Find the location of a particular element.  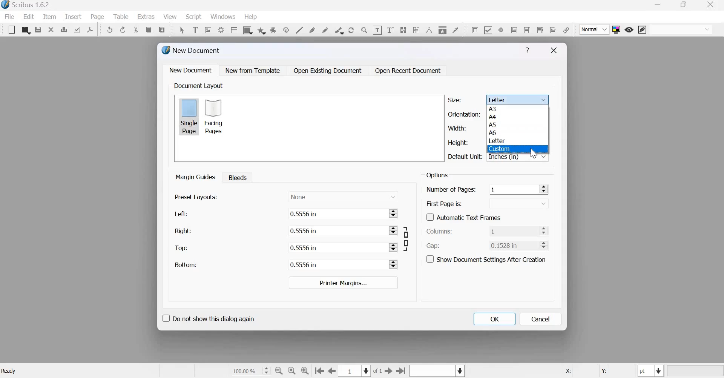

1 is located at coordinates (513, 230).